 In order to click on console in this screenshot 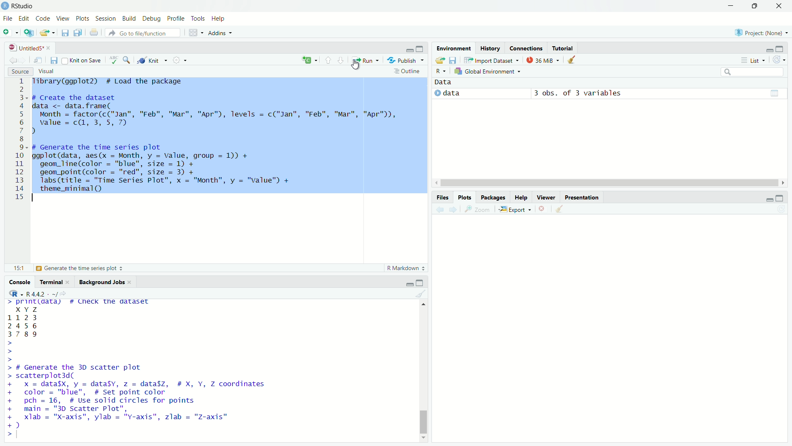, I will do `click(17, 282)`.